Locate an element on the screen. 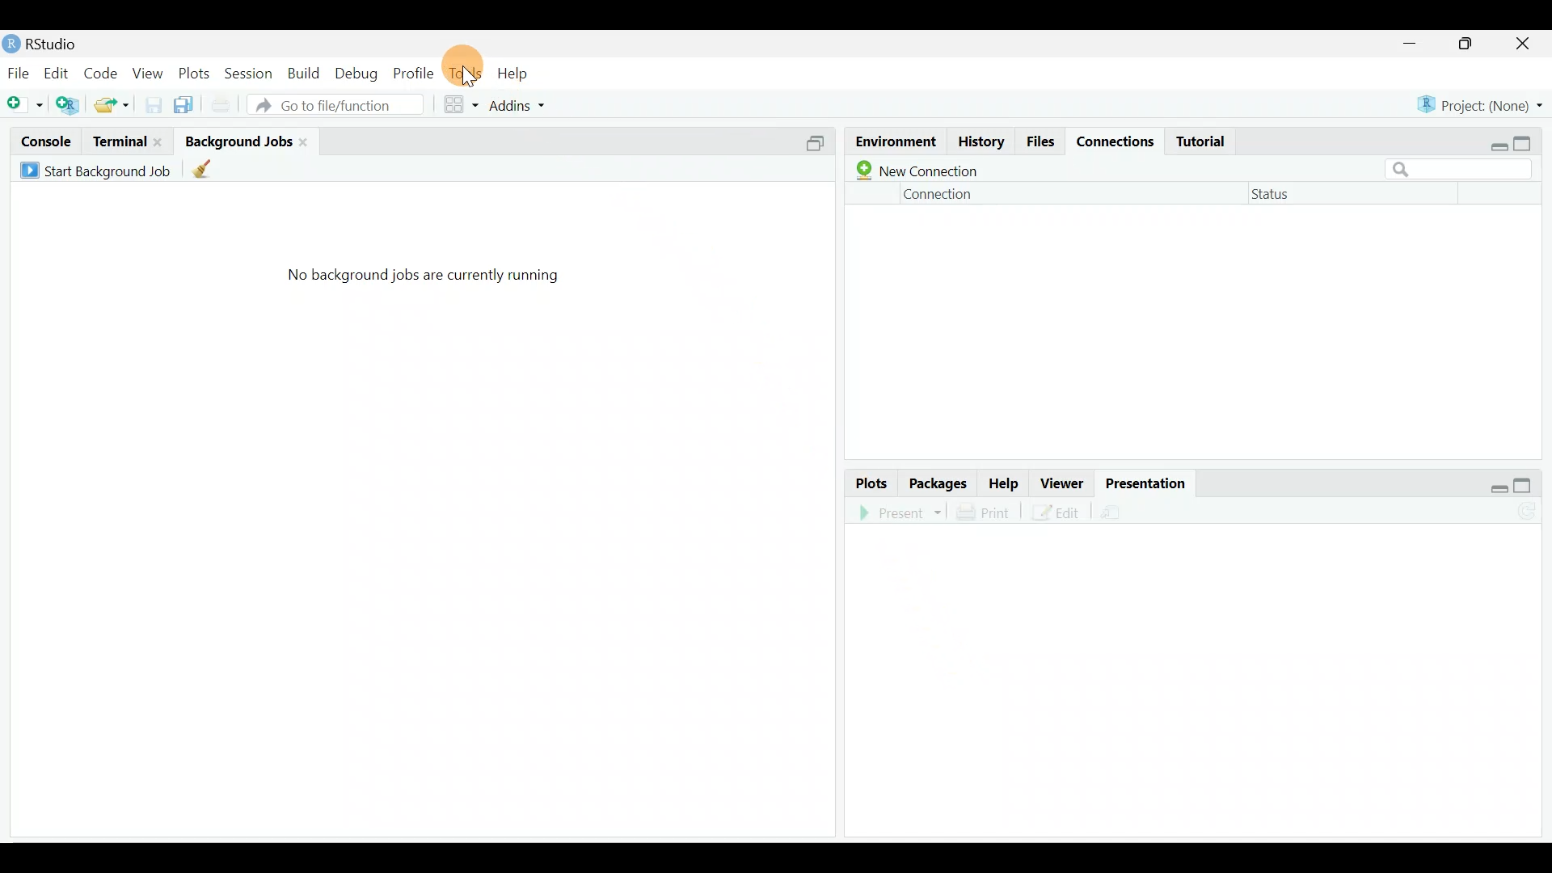 The image size is (1552, 873). Save current document is located at coordinates (150, 107).